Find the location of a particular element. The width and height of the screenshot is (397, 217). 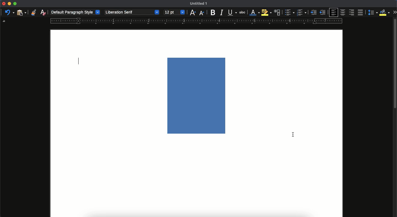

unindented is located at coordinates (323, 12).